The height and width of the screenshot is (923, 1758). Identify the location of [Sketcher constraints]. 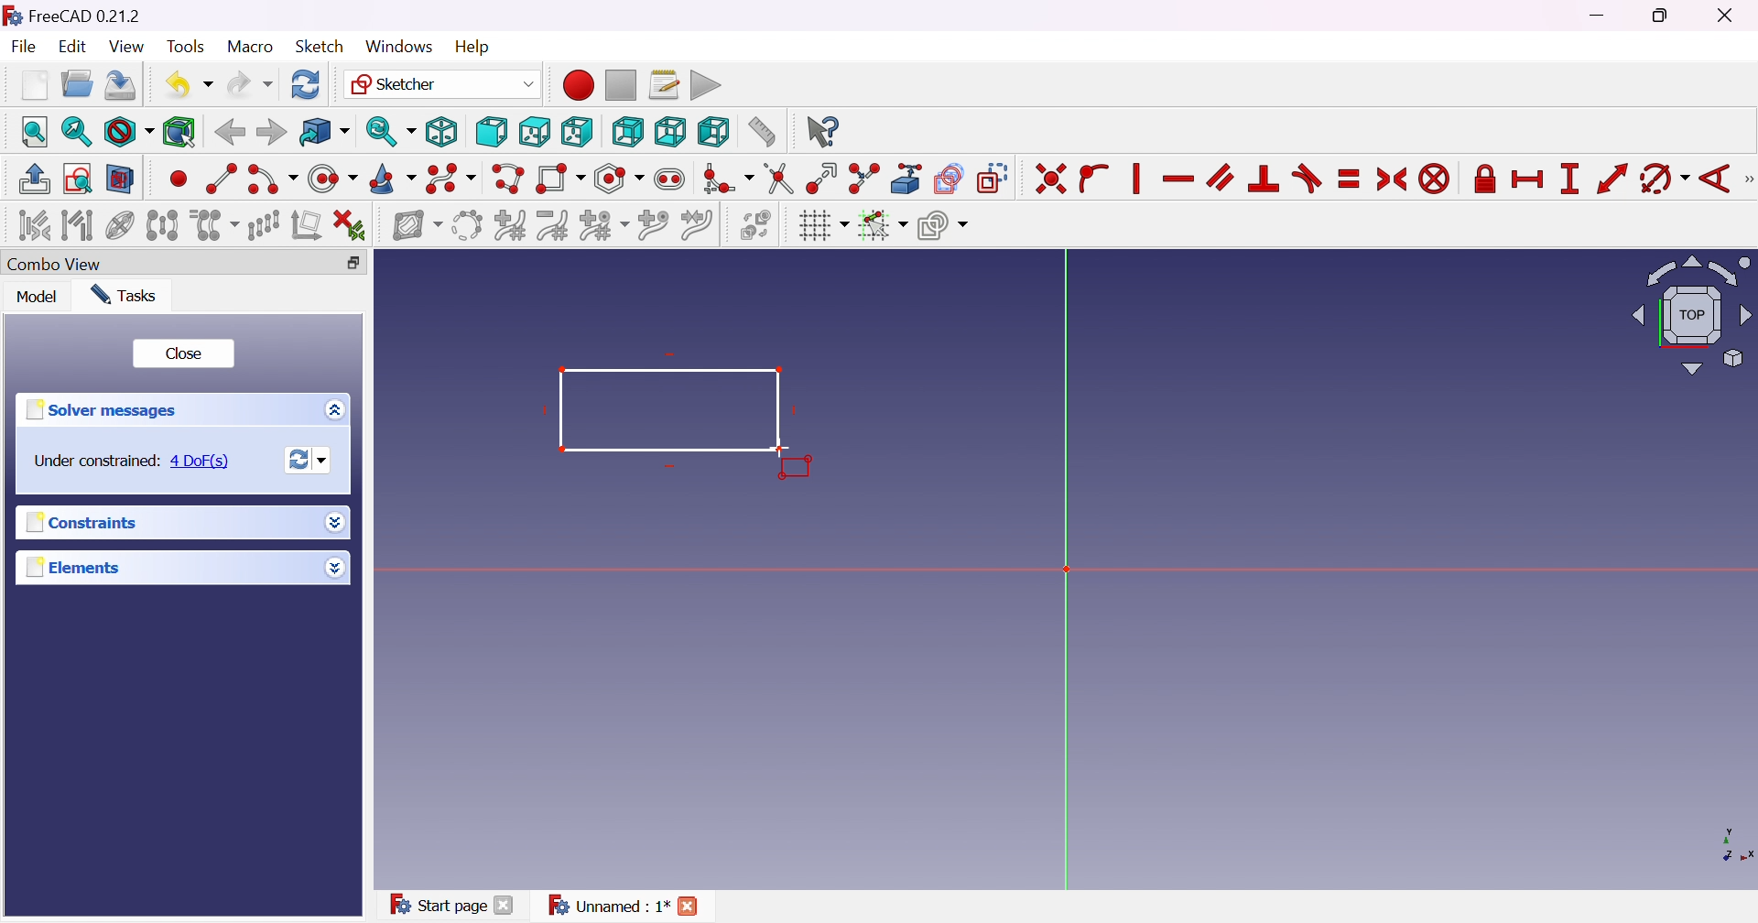
(1747, 179).